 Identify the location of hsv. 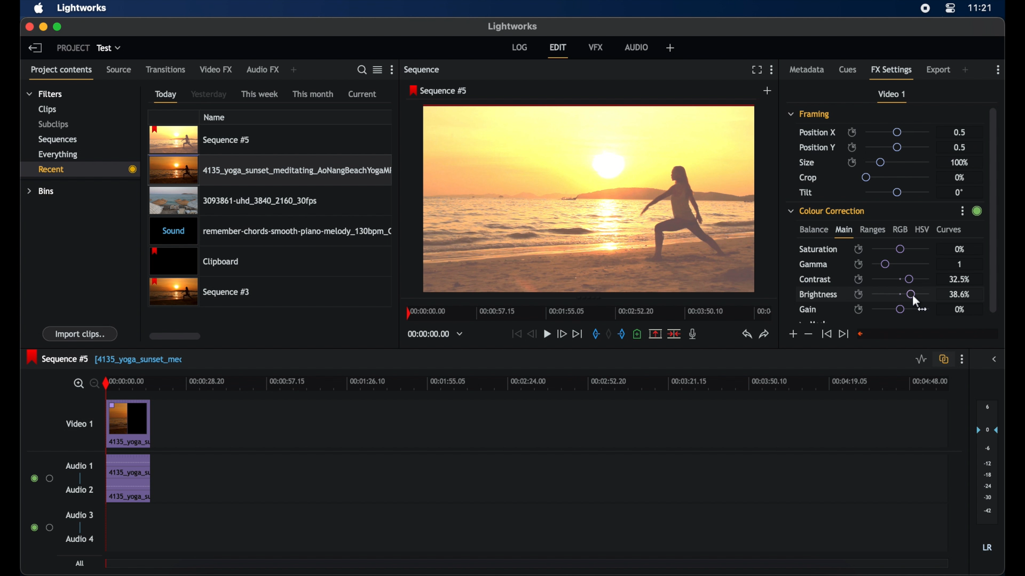
(922, 228).